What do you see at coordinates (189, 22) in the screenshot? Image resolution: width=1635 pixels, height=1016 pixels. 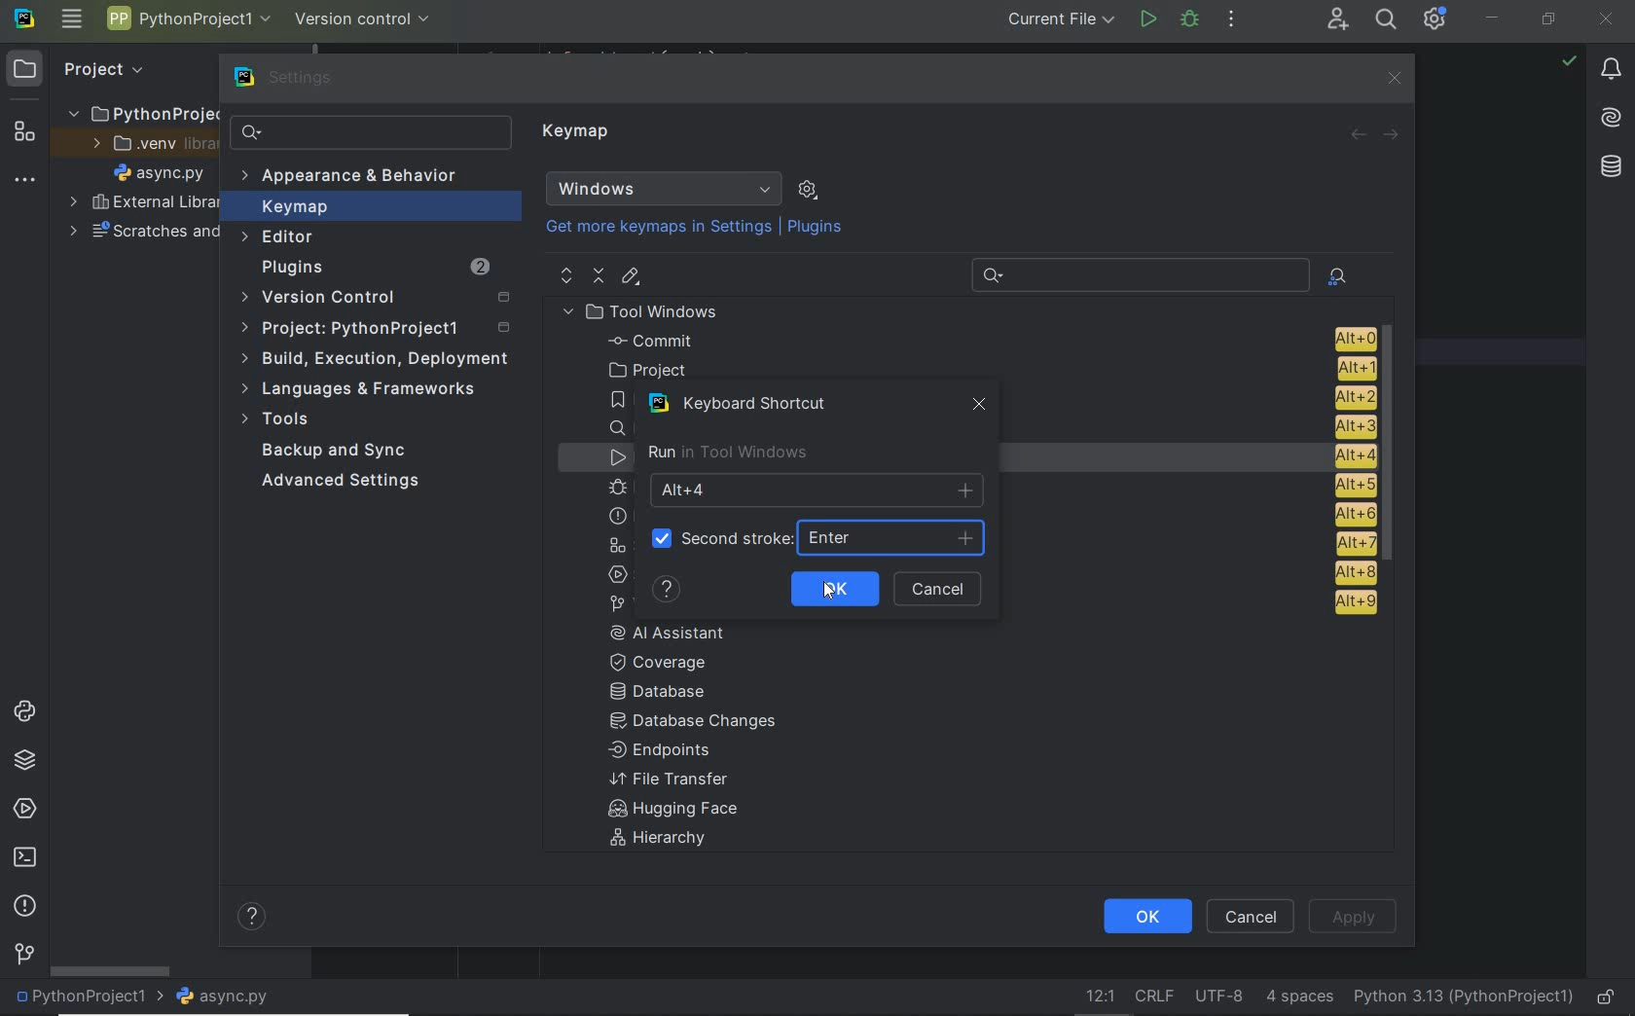 I see `Project name` at bounding box center [189, 22].